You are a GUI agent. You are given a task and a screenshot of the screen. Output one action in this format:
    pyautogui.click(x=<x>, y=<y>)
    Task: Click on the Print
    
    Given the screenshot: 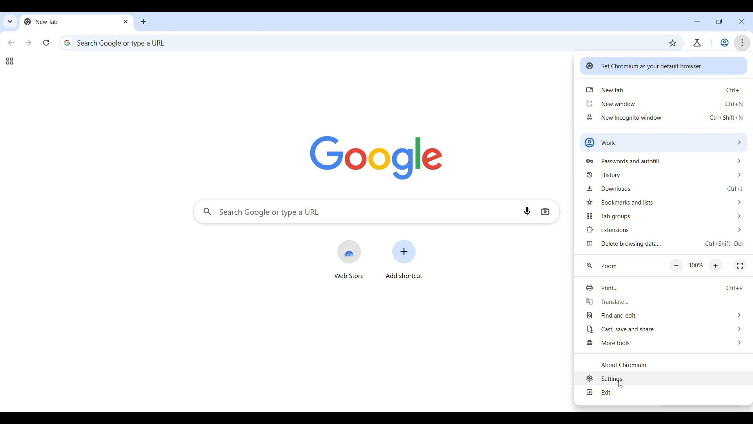 What is the action you would take?
    pyautogui.click(x=664, y=288)
    